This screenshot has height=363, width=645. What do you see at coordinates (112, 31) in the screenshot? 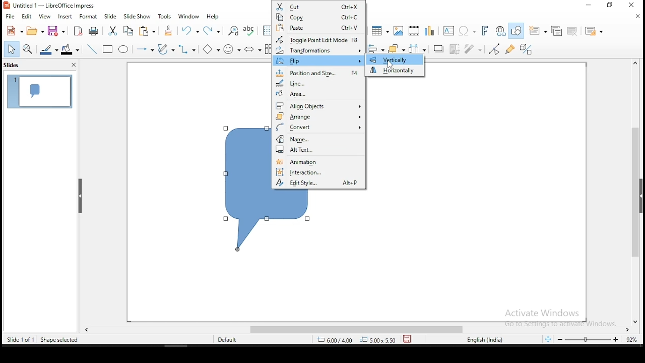
I see `cut` at bounding box center [112, 31].